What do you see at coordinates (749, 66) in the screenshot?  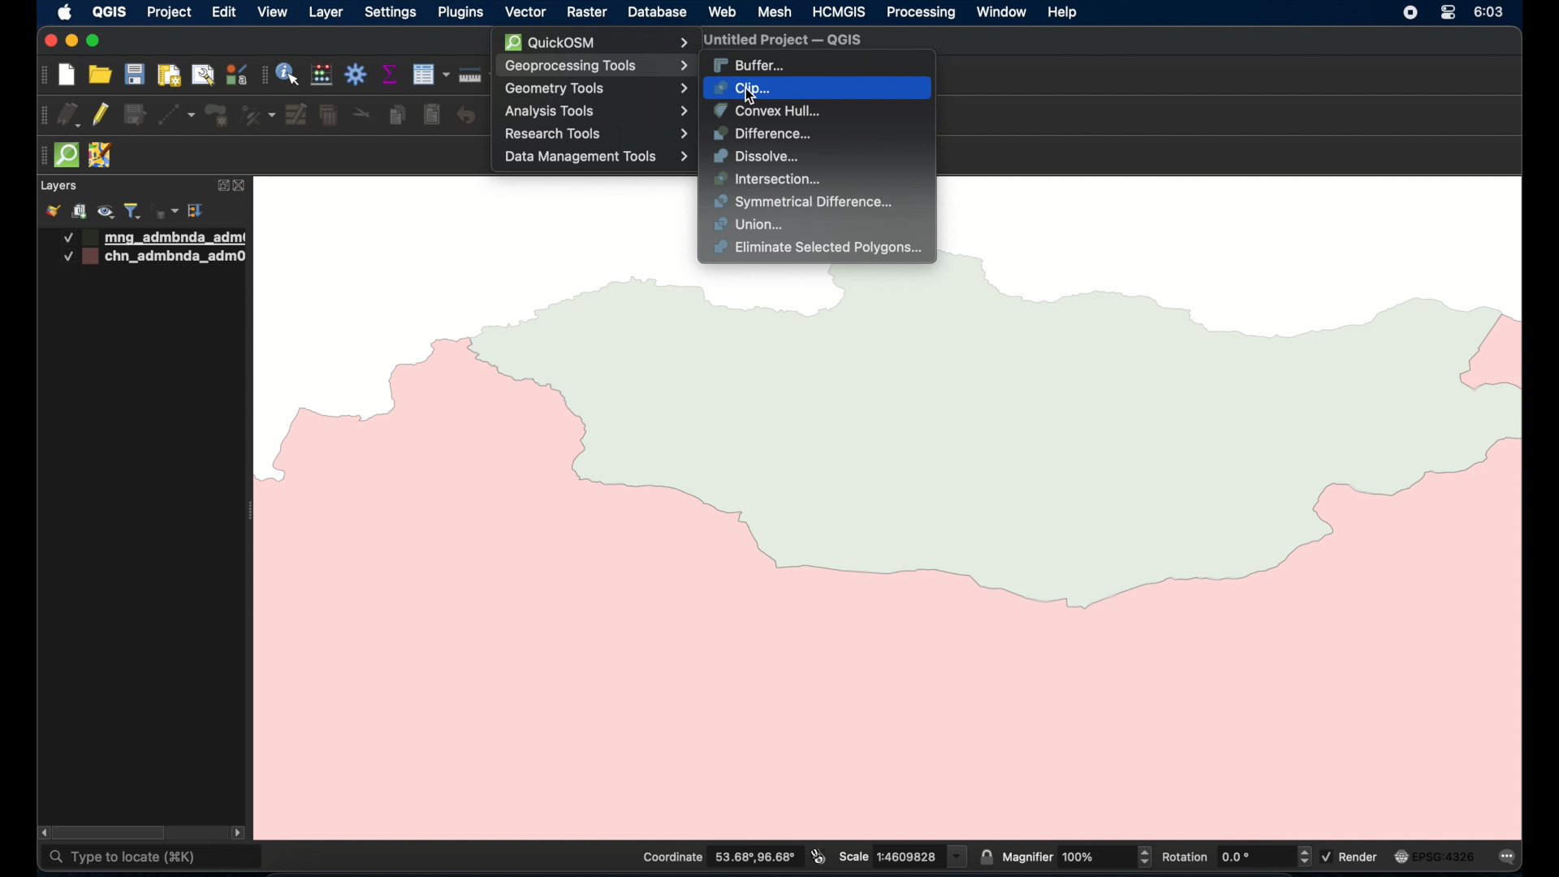 I see `buffer` at bounding box center [749, 66].